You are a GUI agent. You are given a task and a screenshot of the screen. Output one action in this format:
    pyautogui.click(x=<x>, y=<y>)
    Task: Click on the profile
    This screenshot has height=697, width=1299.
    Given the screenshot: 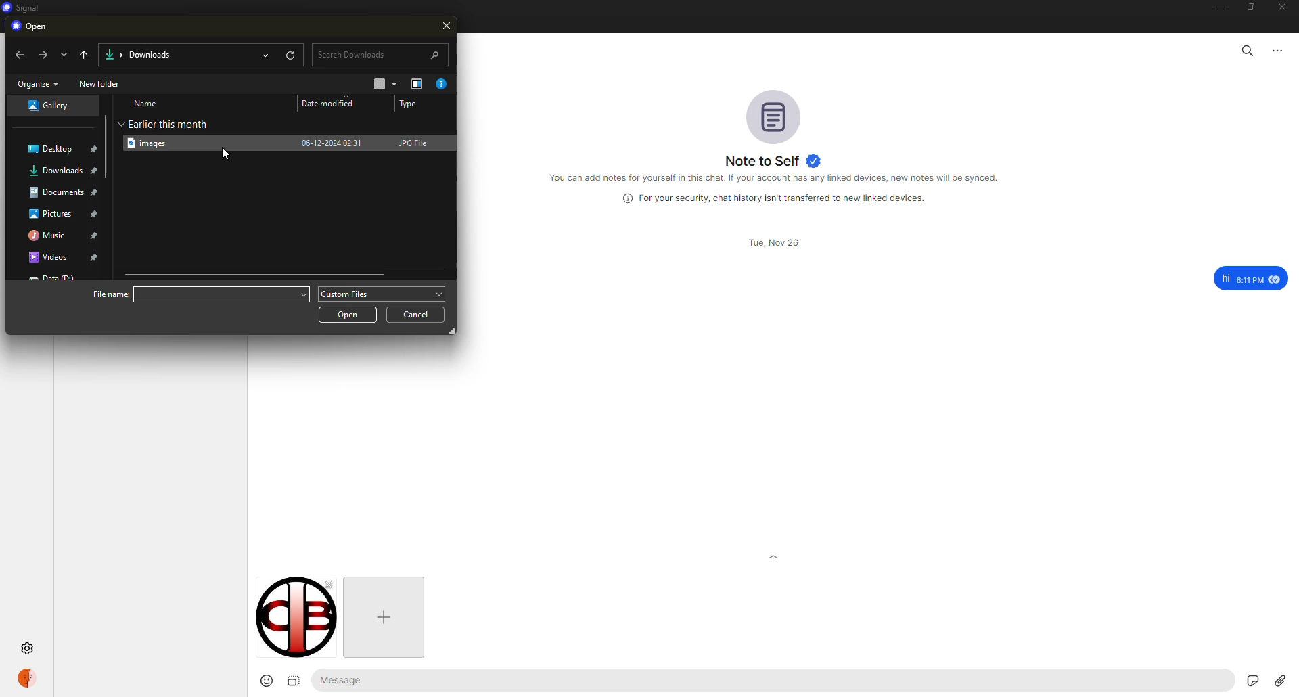 What is the action you would take?
    pyautogui.click(x=27, y=677)
    